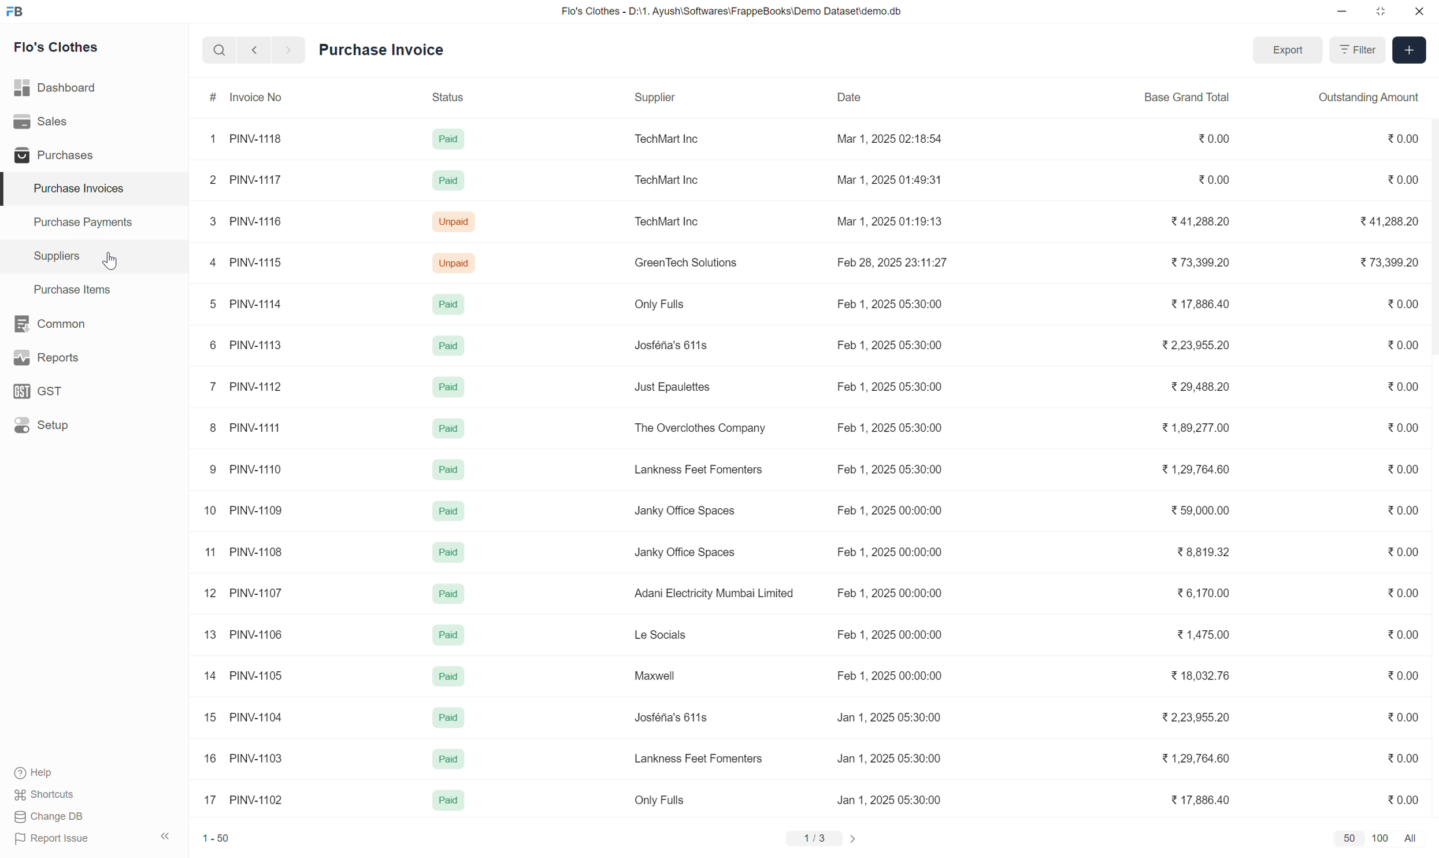  Describe the element at coordinates (240, 179) in the screenshot. I see `2 PINV-1117` at that location.